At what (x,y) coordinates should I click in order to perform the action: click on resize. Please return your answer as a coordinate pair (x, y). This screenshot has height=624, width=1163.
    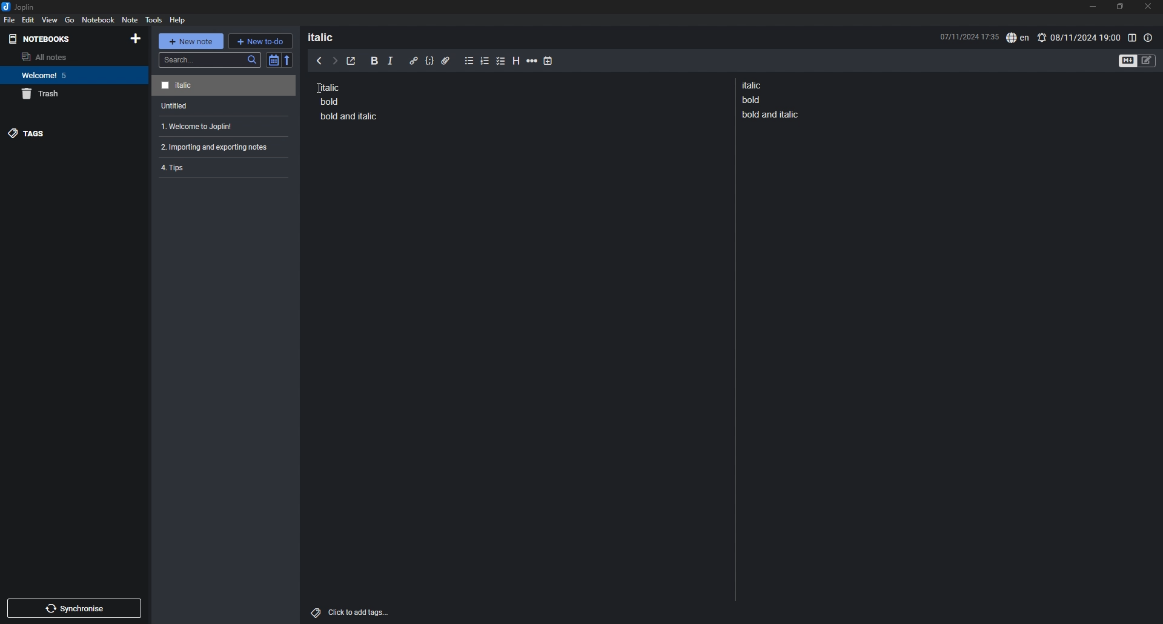
    Looking at the image, I should click on (1119, 7).